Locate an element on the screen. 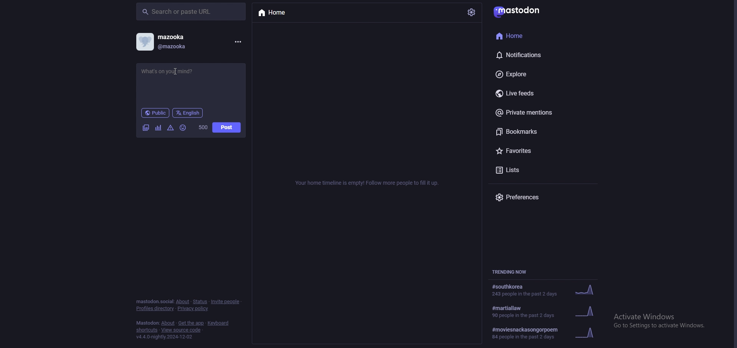 This screenshot has width=737, height=348. post is located at coordinates (227, 127).